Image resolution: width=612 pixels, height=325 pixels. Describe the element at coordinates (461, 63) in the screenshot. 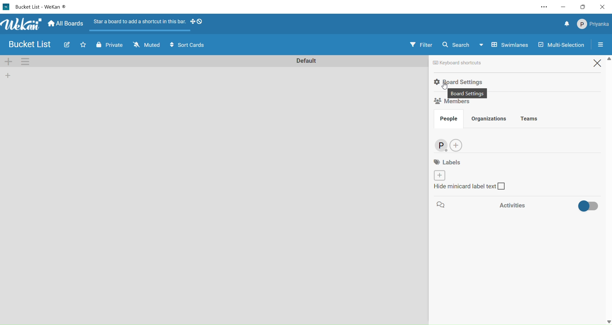

I see `keyboard shortcuts` at that location.